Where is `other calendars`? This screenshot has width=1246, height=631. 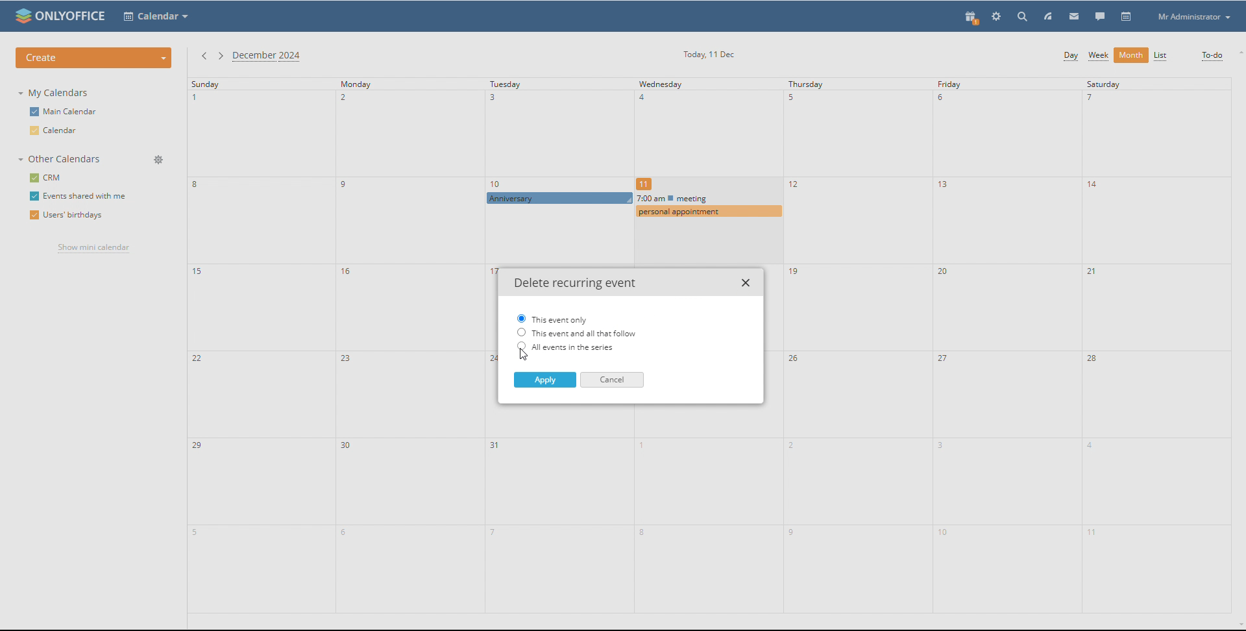 other calendars is located at coordinates (62, 159).